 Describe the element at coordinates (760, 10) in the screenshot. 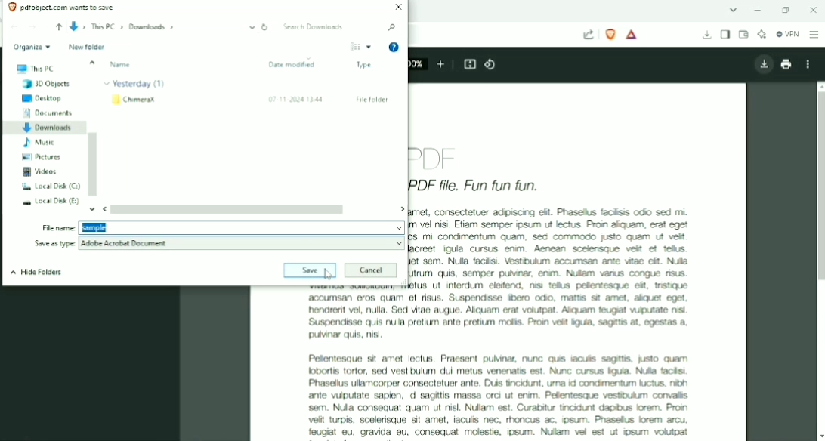

I see `Minimize` at that location.